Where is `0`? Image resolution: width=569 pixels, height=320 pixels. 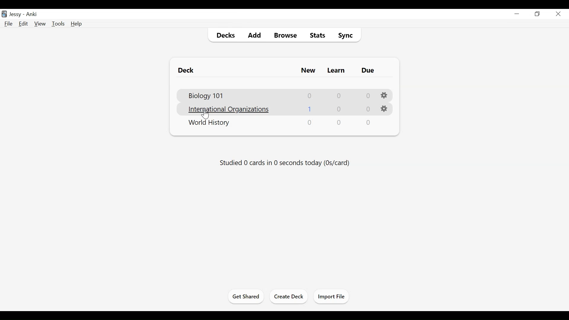
0 is located at coordinates (310, 96).